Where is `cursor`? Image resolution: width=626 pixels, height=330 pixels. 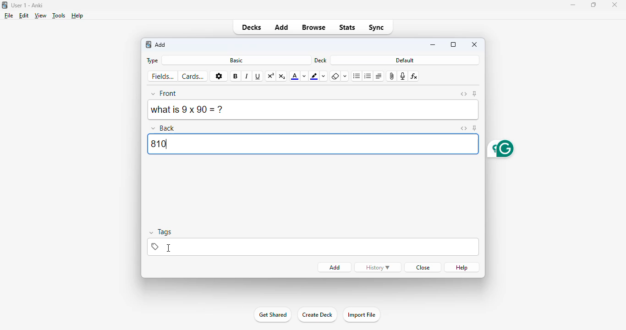
cursor is located at coordinates (170, 248).